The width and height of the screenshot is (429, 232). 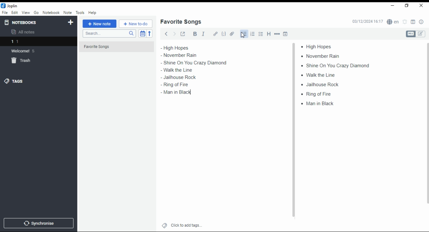 What do you see at coordinates (286, 34) in the screenshot?
I see `insert time` at bounding box center [286, 34].